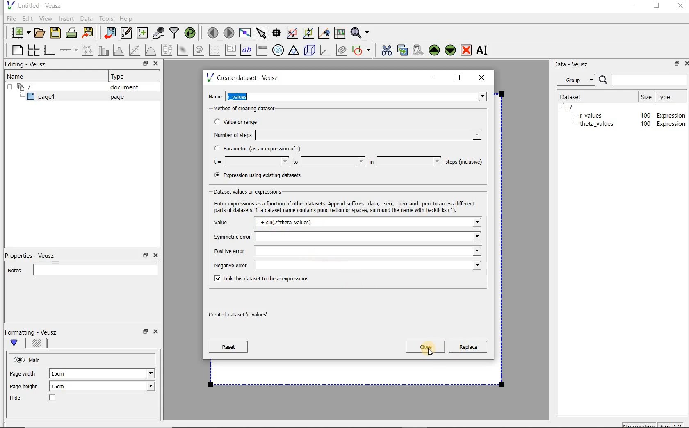 This screenshot has height=428, width=689. Describe the element at coordinates (115, 97) in the screenshot. I see `page` at that location.